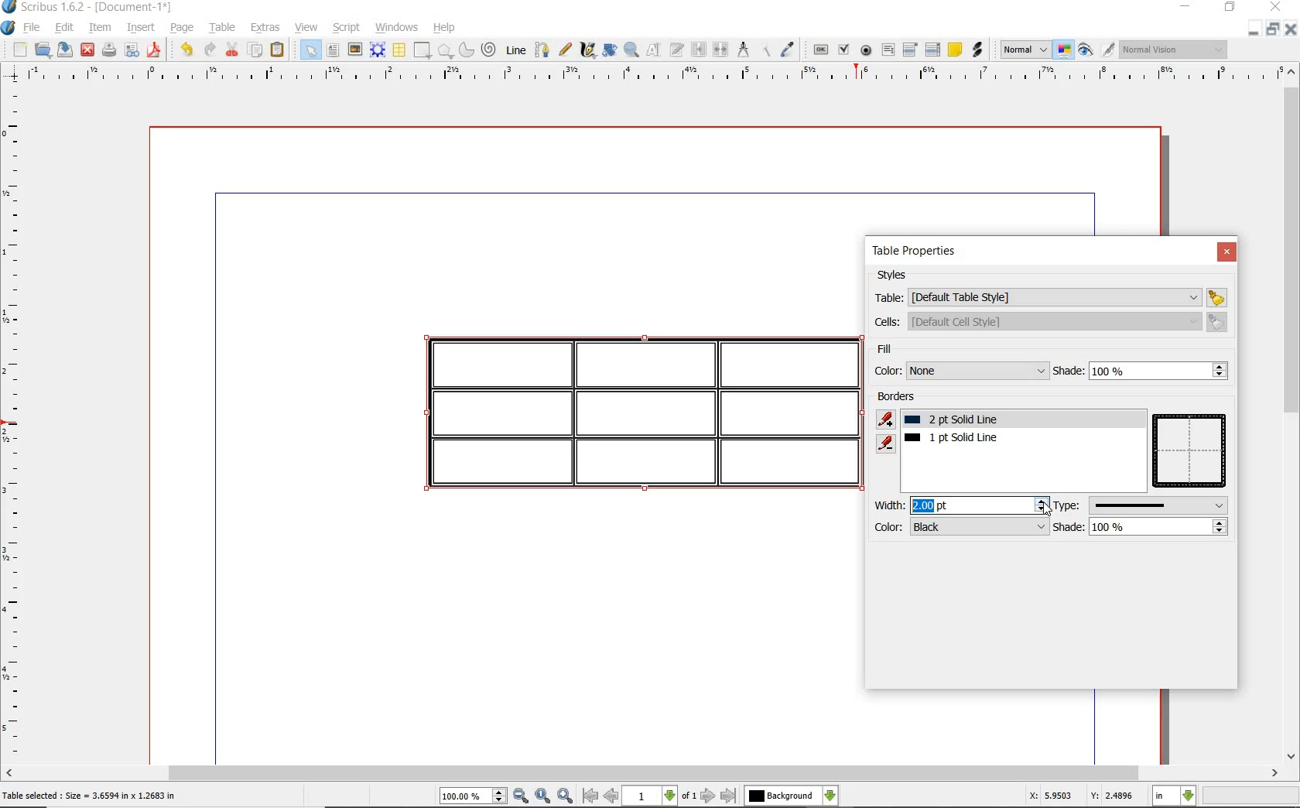 The height and width of the screenshot is (808, 1300). What do you see at coordinates (821, 50) in the screenshot?
I see `pdf push button` at bounding box center [821, 50].